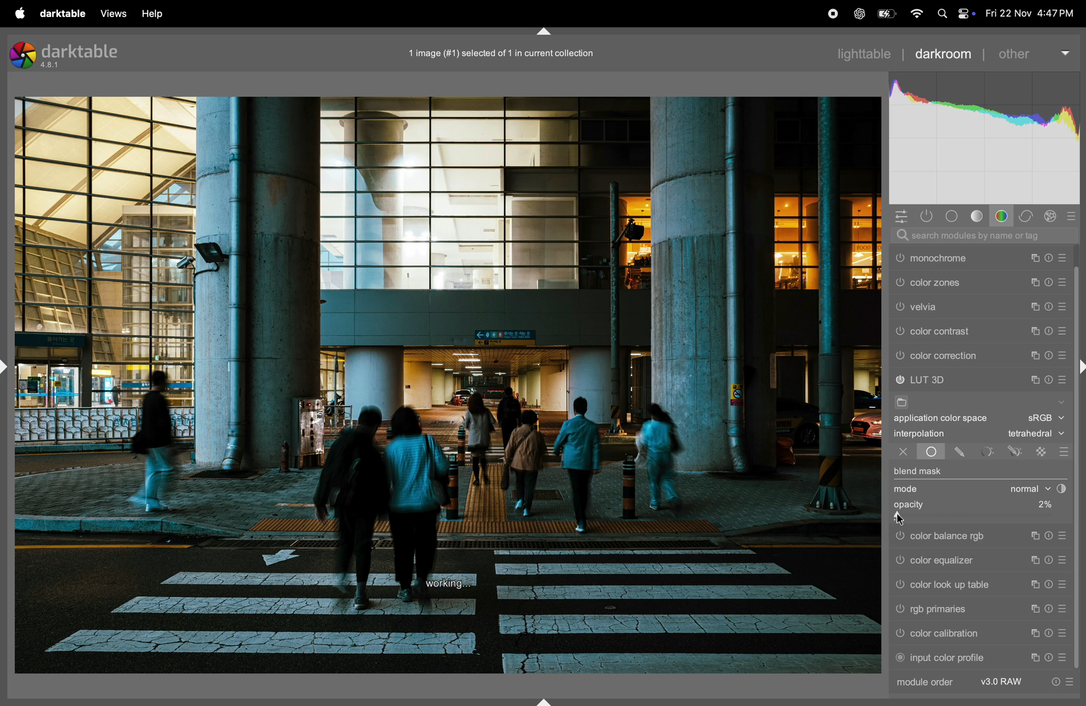  I want to click on presets, so click(1062, 633).